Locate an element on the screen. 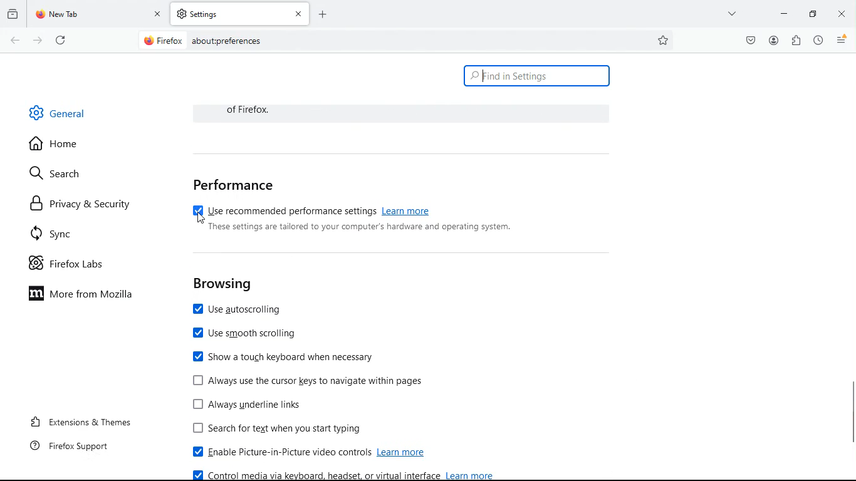  refresh is located at coordinates (61, 39).